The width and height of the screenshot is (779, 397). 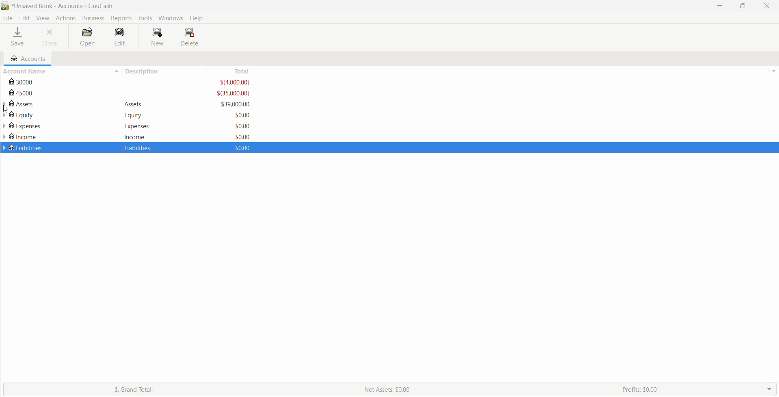 I want to click on Liabilties, so click(x=141, y=148).